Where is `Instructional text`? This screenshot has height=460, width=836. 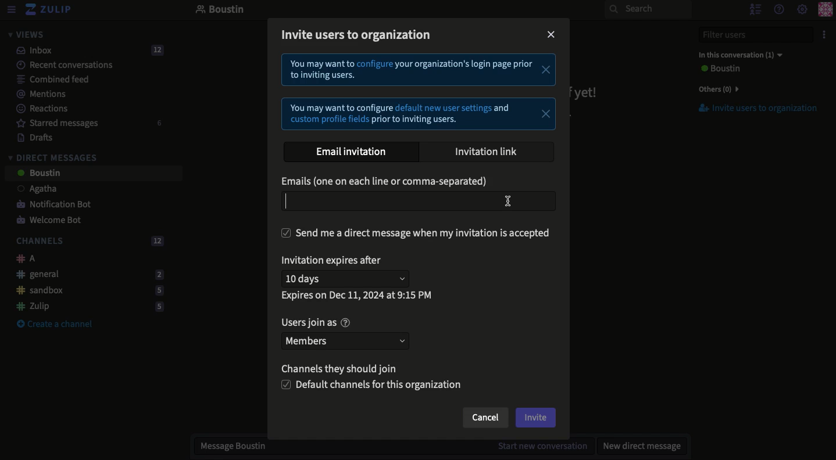 Instructional text is located at coordinates (416, 92).